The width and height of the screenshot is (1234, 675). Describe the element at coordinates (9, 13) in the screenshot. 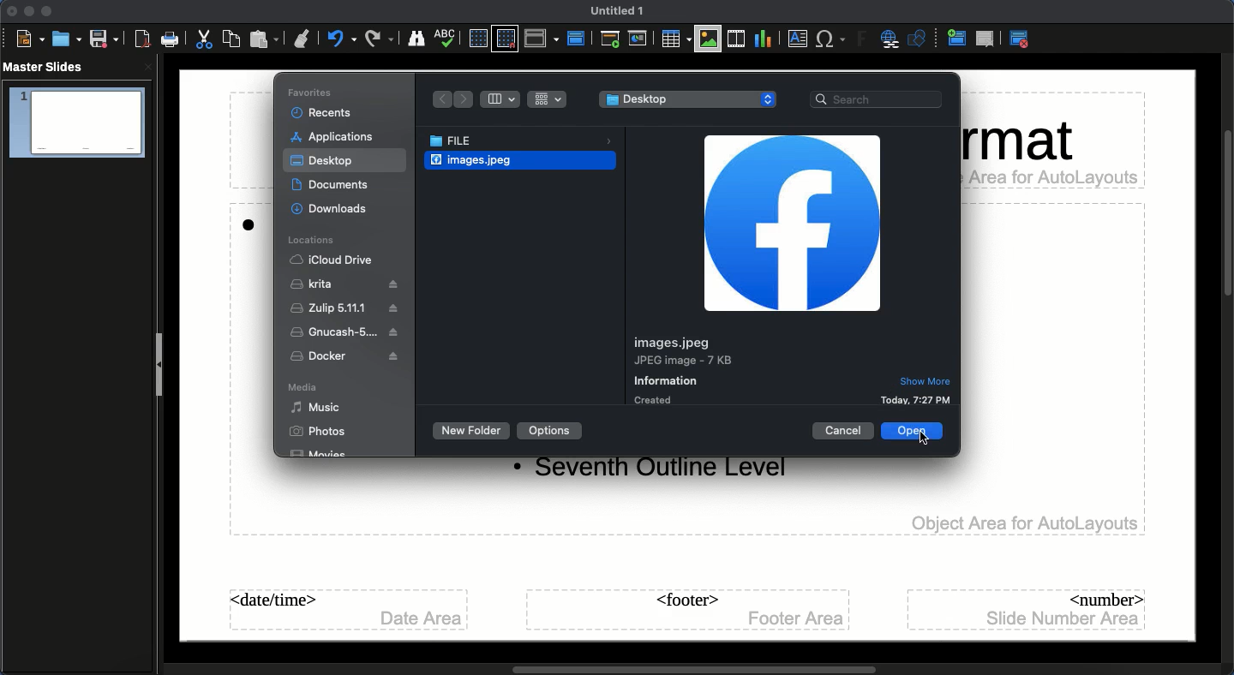

I see `Close` at that location.